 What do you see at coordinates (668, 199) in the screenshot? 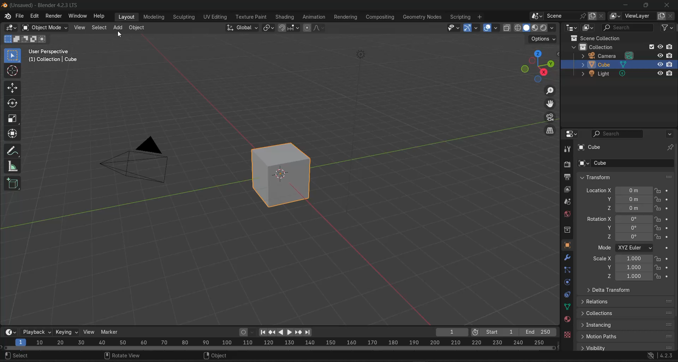
I see `animate property` at bounding box center [668, 199].